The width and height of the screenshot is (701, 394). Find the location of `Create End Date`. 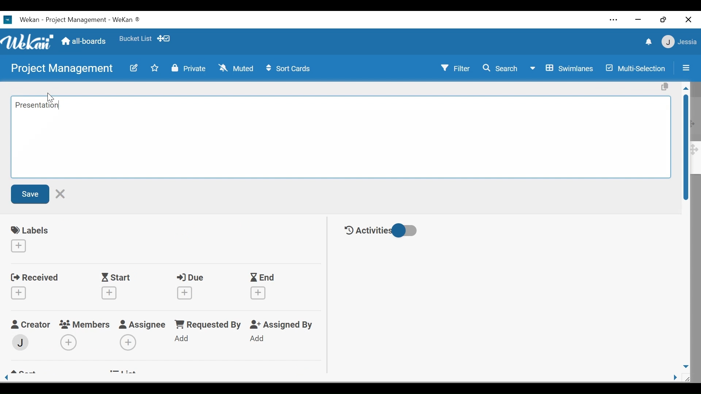

Create End Date is located at coordinates (258, 293).